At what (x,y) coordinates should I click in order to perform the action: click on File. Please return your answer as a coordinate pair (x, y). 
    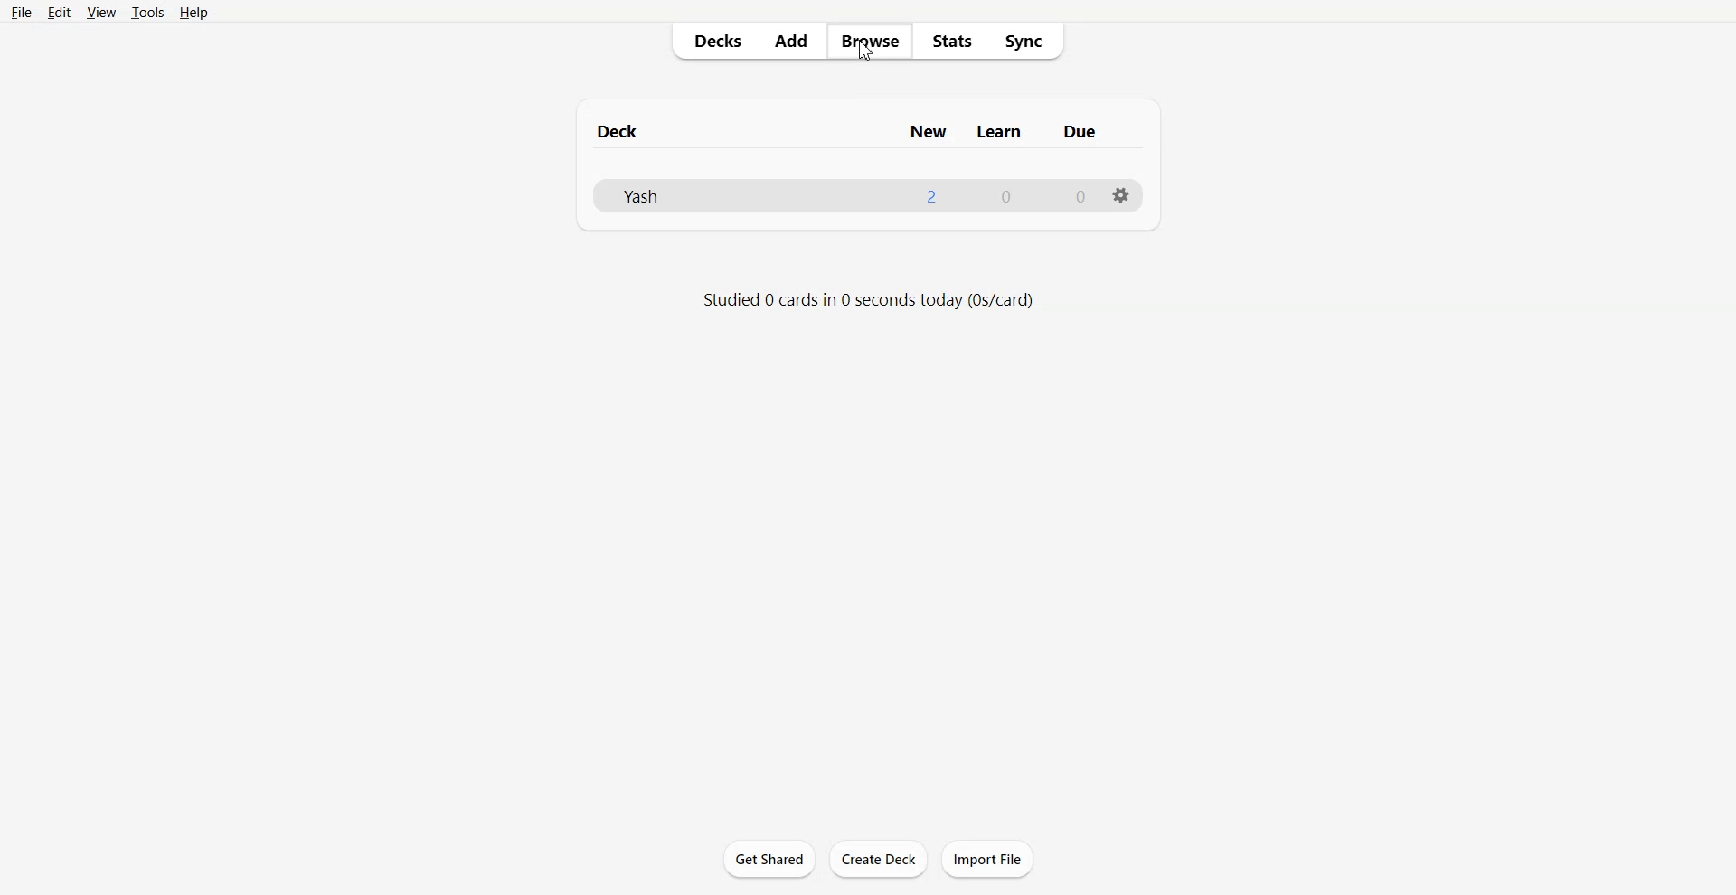
    Looking at the image, I should click on (23, 12).